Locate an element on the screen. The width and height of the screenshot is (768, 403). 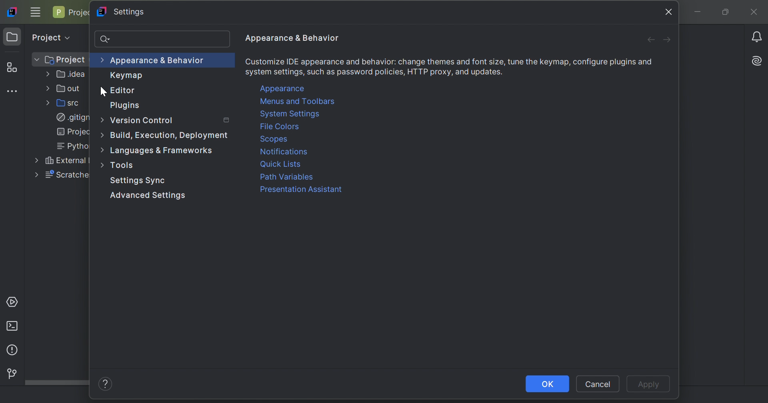
Services is located at coordinates (14, 301).